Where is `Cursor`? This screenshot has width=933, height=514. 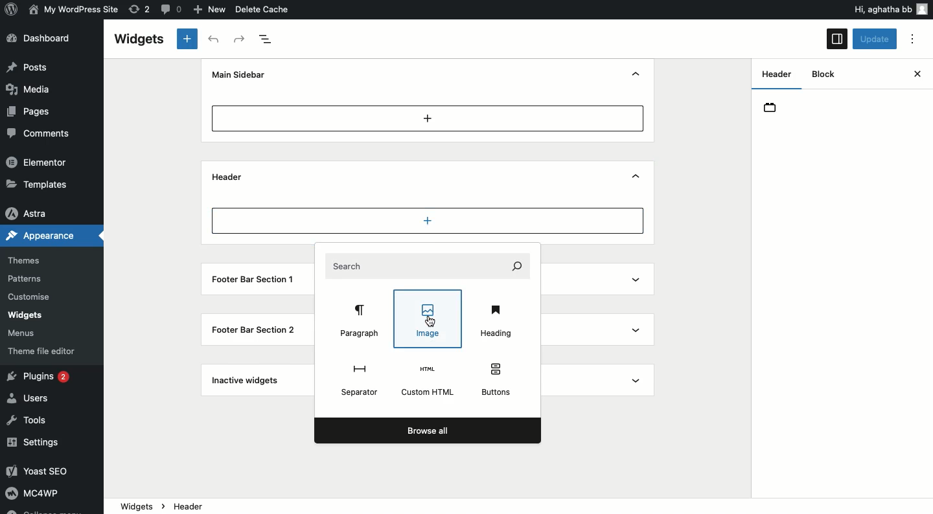 Cursor is located at coordinates (430, 320).